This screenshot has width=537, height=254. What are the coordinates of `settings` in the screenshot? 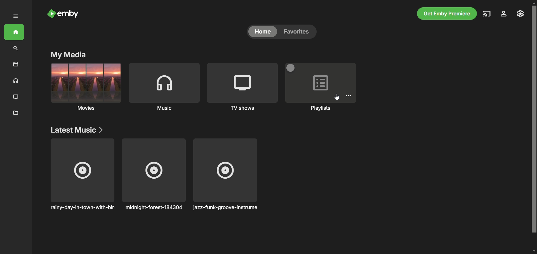 It's located at (504, 14).